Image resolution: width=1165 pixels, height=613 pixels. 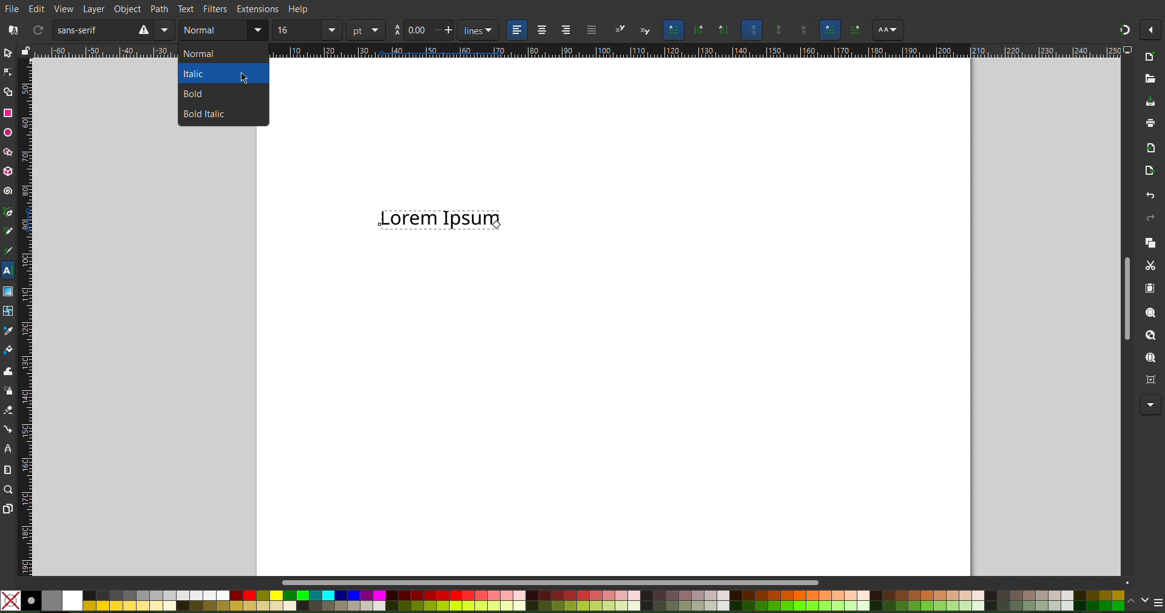 I want to click on unit, so click(x=480, y=29).